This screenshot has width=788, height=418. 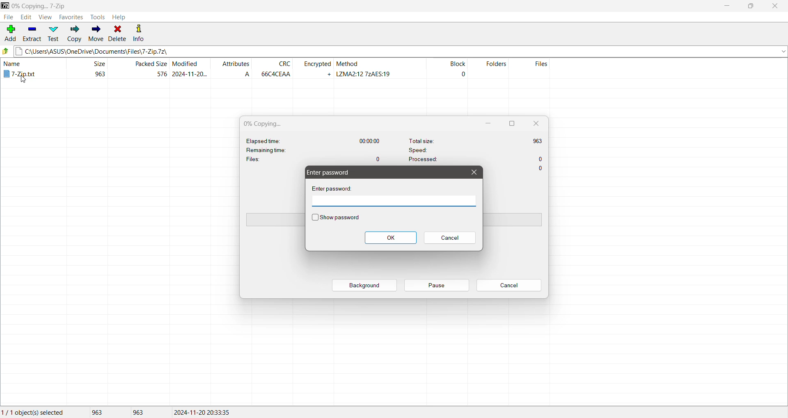 What do you see at coordinates (473, 172) in the screenshot?
I see `Close` at bounding box center [473, 172].